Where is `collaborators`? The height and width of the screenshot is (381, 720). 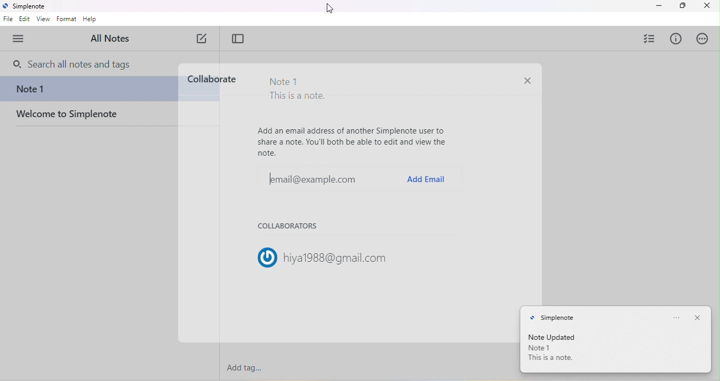
collaborators is located at coordinates (291, 227).